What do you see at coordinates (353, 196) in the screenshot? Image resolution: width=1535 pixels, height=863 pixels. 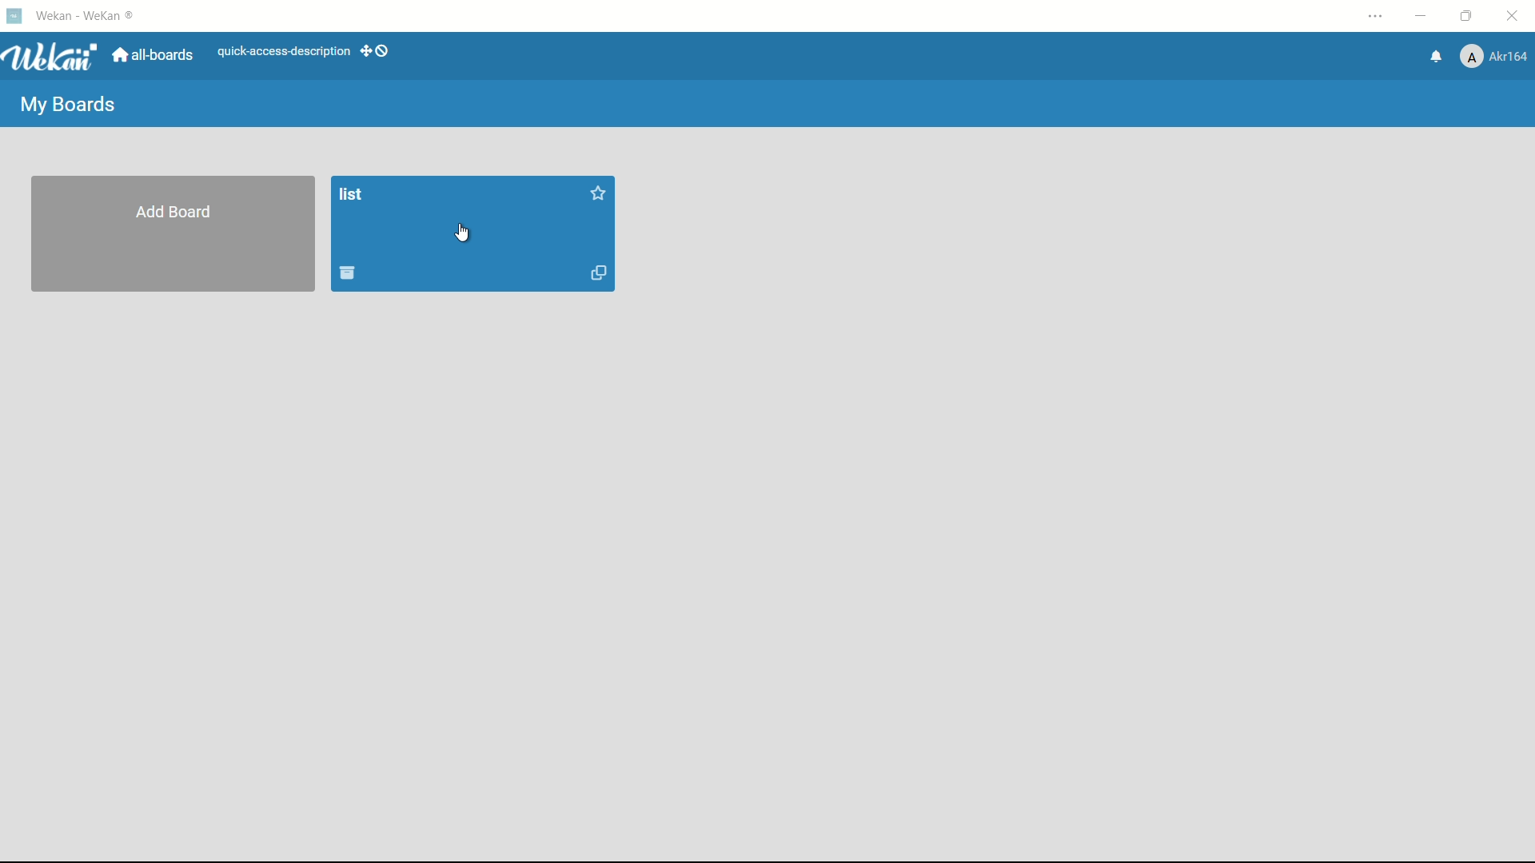 I see `board name` at bounding box center [353, 196].